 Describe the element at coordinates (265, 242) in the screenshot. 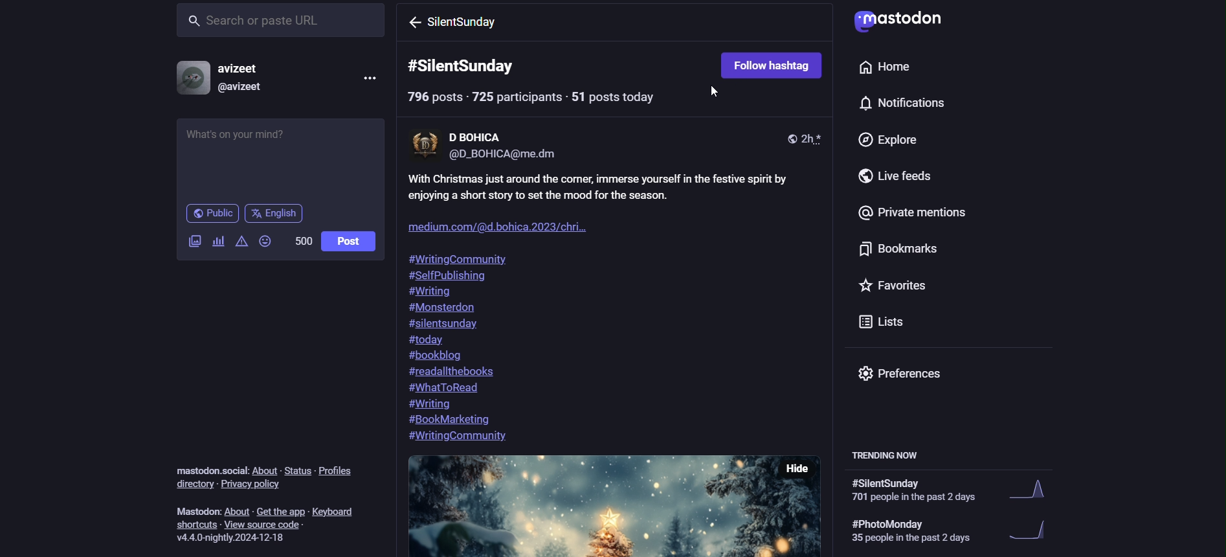

I see `add emojis` at that location.